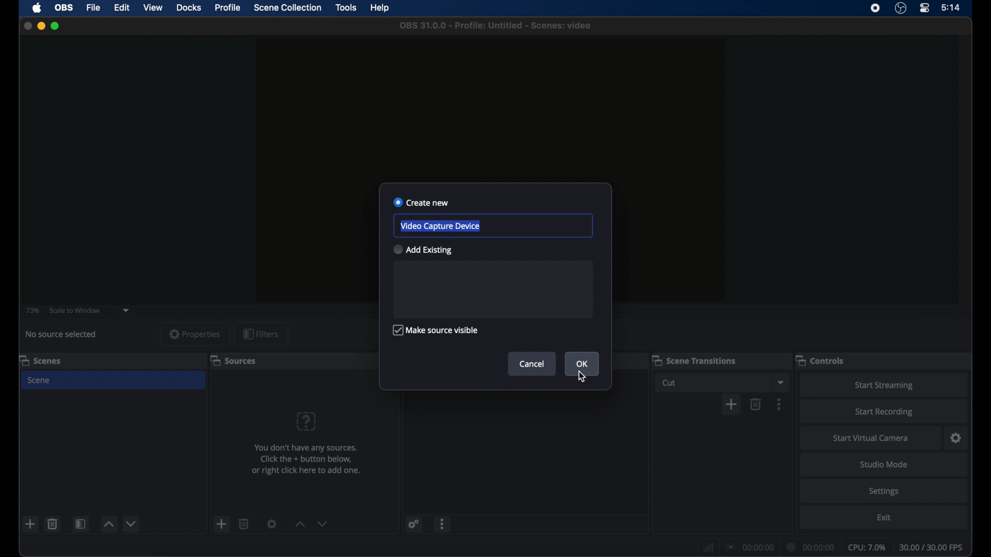 The height and width of the screenshot is (557, 991). I want to click on tools, so click(346, 7).